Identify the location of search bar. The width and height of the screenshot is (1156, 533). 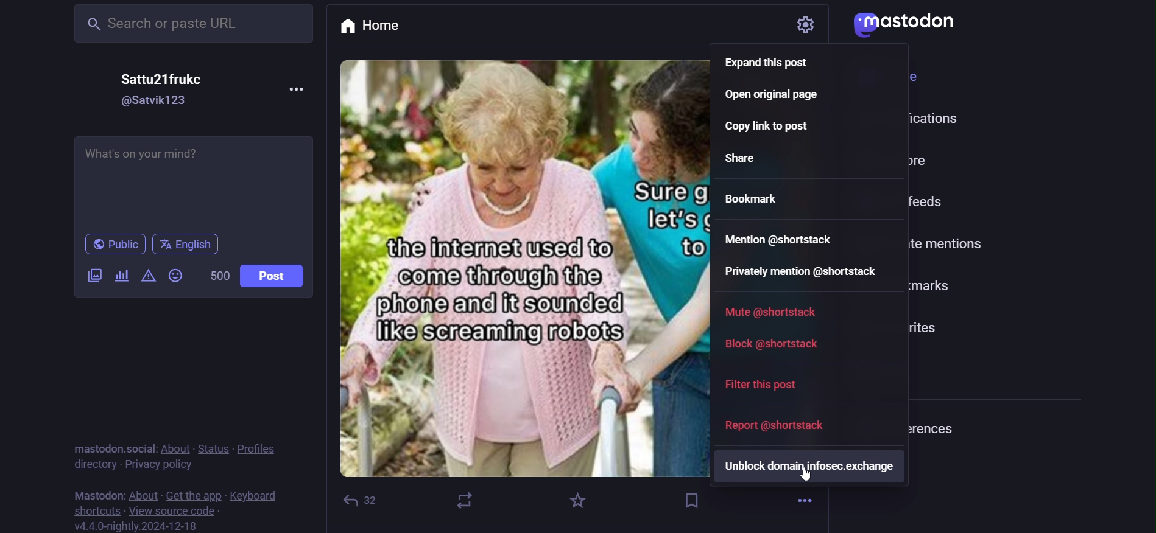
(190, 24).